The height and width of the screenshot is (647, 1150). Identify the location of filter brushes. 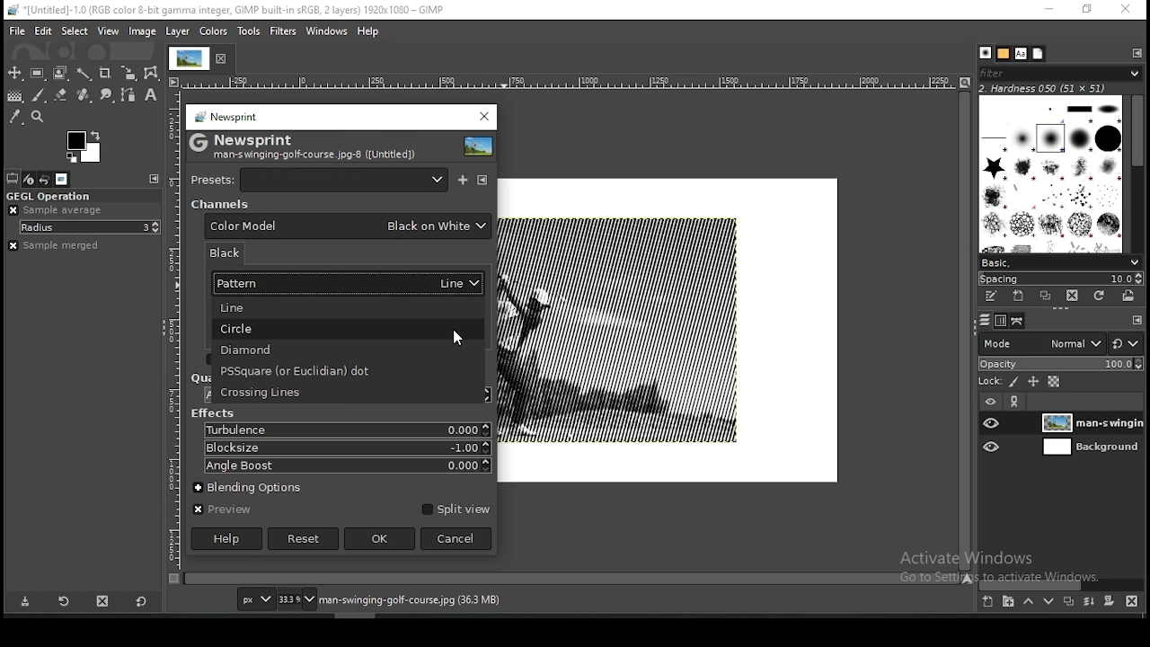
(1059, 74).